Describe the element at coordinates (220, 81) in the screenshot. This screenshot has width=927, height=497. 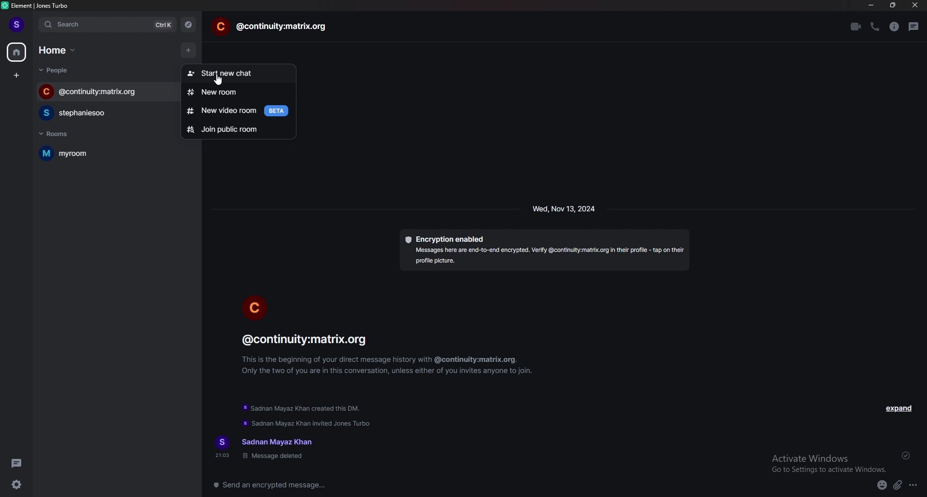
I see `cursor` at that location.